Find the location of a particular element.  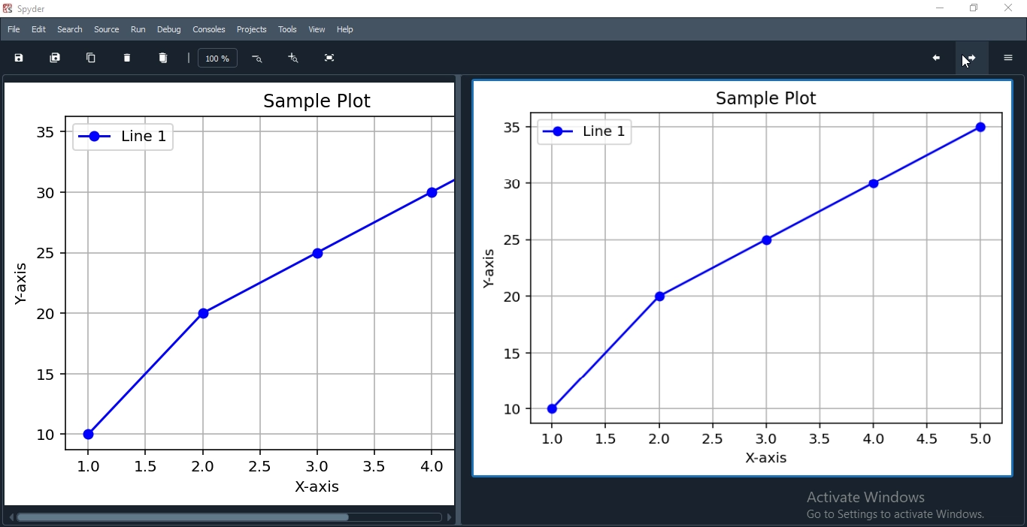

next chart is located at coordinates (975, 59).